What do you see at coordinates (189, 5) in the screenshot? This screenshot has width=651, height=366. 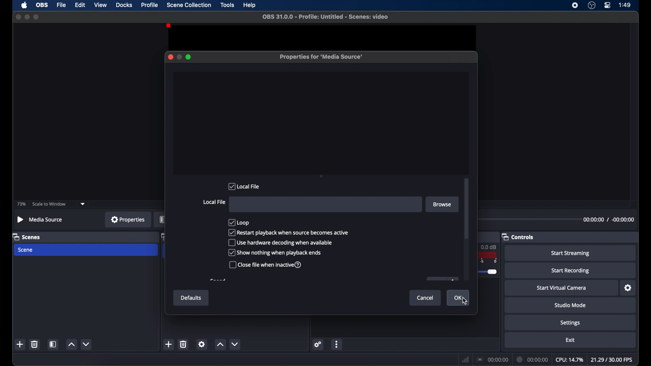 I see `scene collection` at bounding box center [189, 5].